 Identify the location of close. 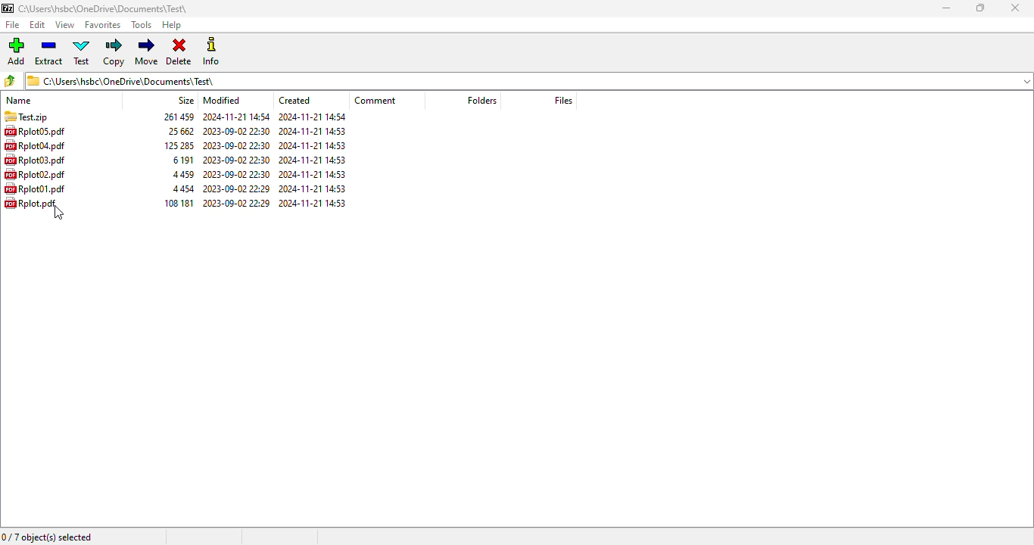
(1015, 8).